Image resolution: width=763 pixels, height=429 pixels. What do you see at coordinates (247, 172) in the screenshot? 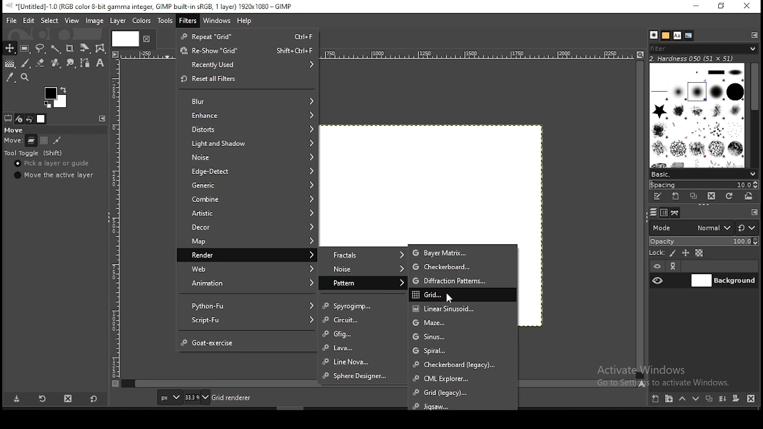
I see `edge detect` at bounding box center [247, 172].